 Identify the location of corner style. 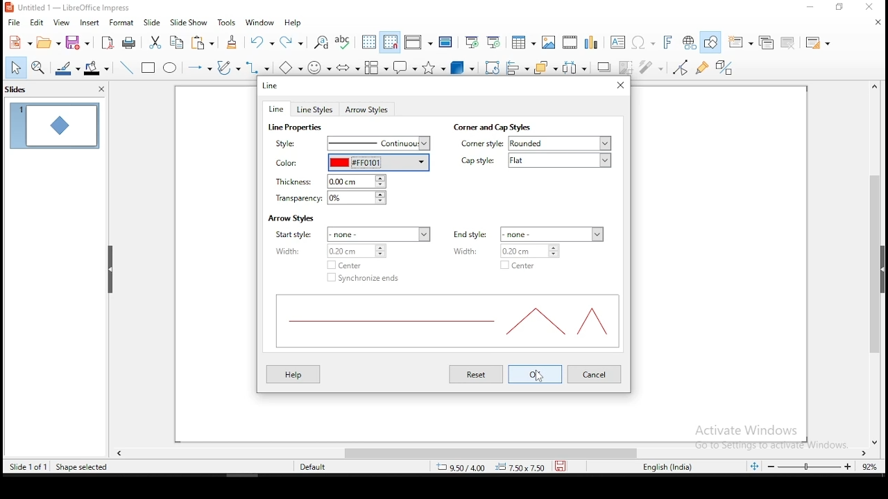
(481, 144).